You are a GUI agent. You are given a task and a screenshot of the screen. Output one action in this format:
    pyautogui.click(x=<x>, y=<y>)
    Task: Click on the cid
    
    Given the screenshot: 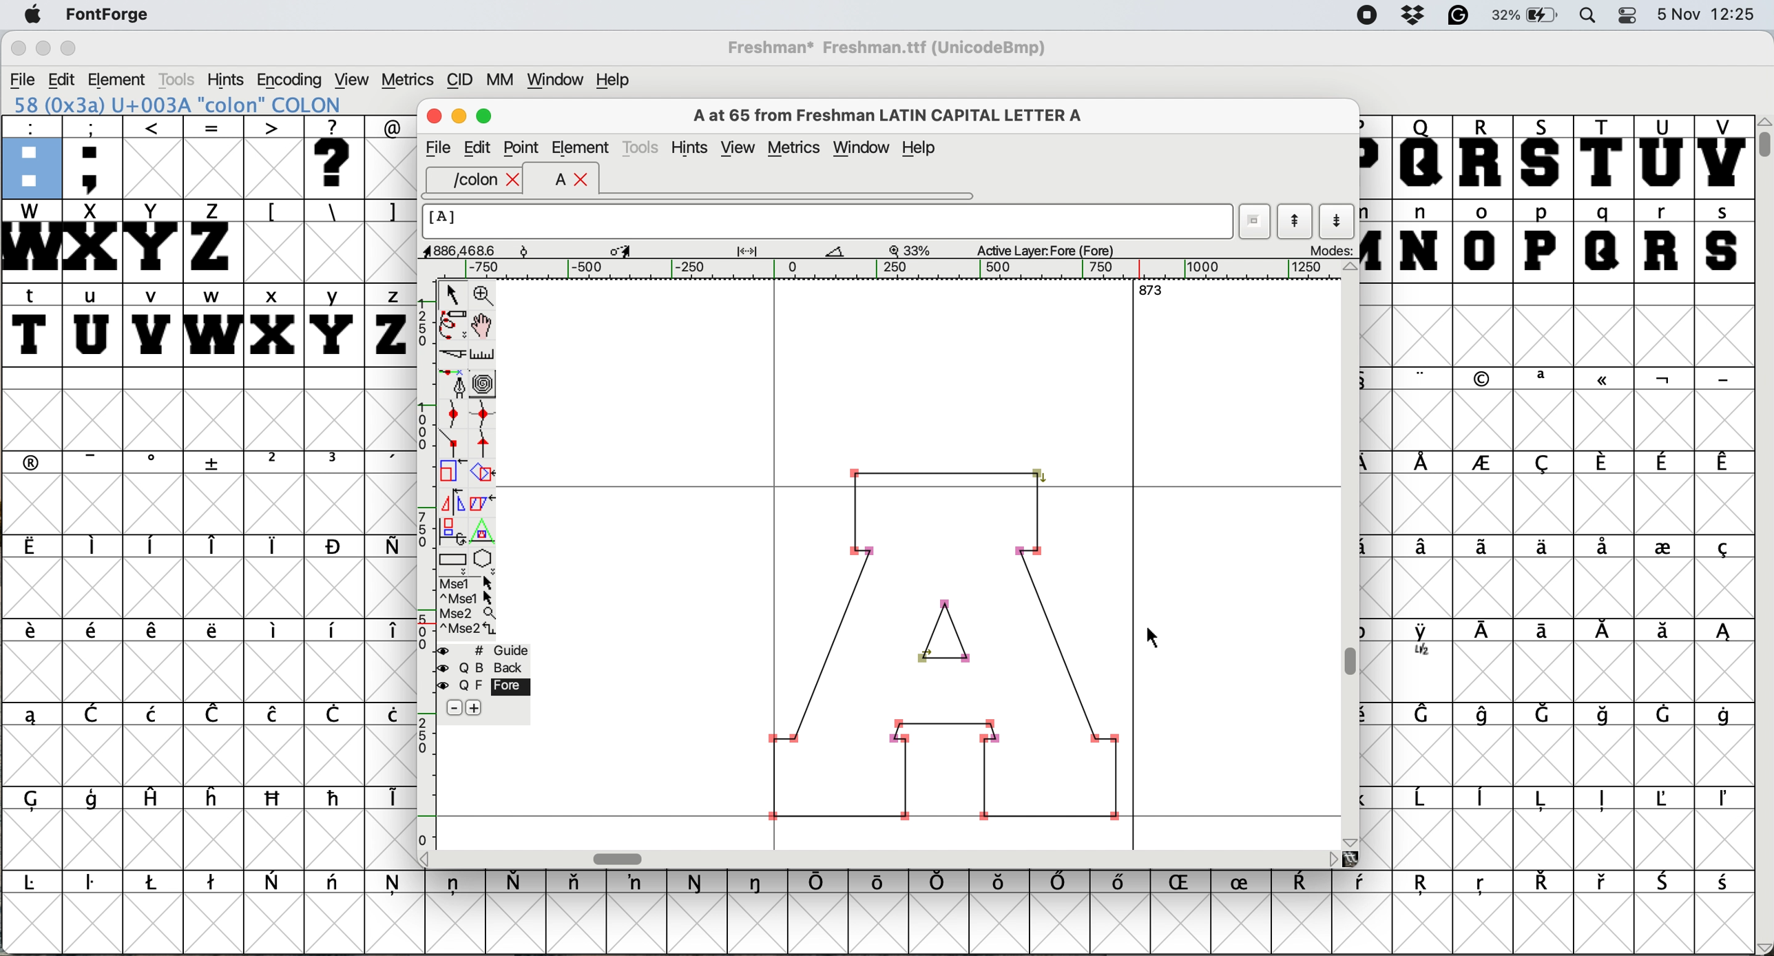 What is the action you would take?
    pyautogui.click(x=458, y=79)
    